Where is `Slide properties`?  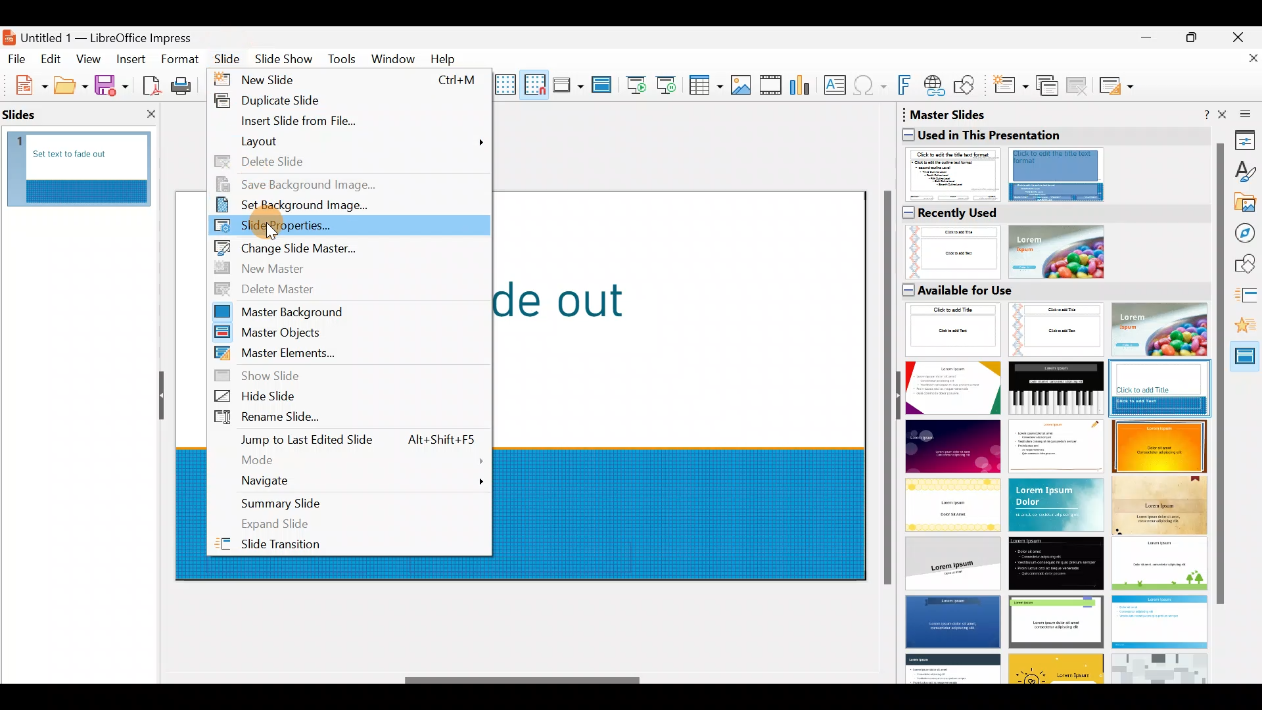 Slide properties is located at coordinates (352, 227).